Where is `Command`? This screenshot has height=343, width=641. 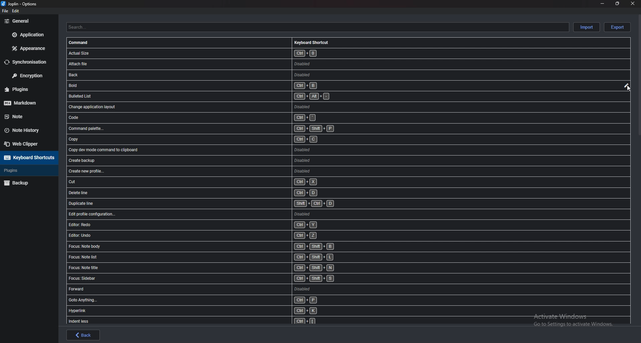
Command is located at coordinates (81, 42).